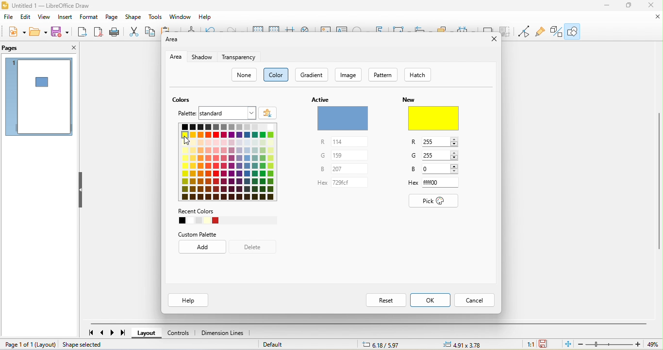  What do you see at coordinates (65, 18) in the screenshot?
I see `insert` at bounding box center [65, 18].